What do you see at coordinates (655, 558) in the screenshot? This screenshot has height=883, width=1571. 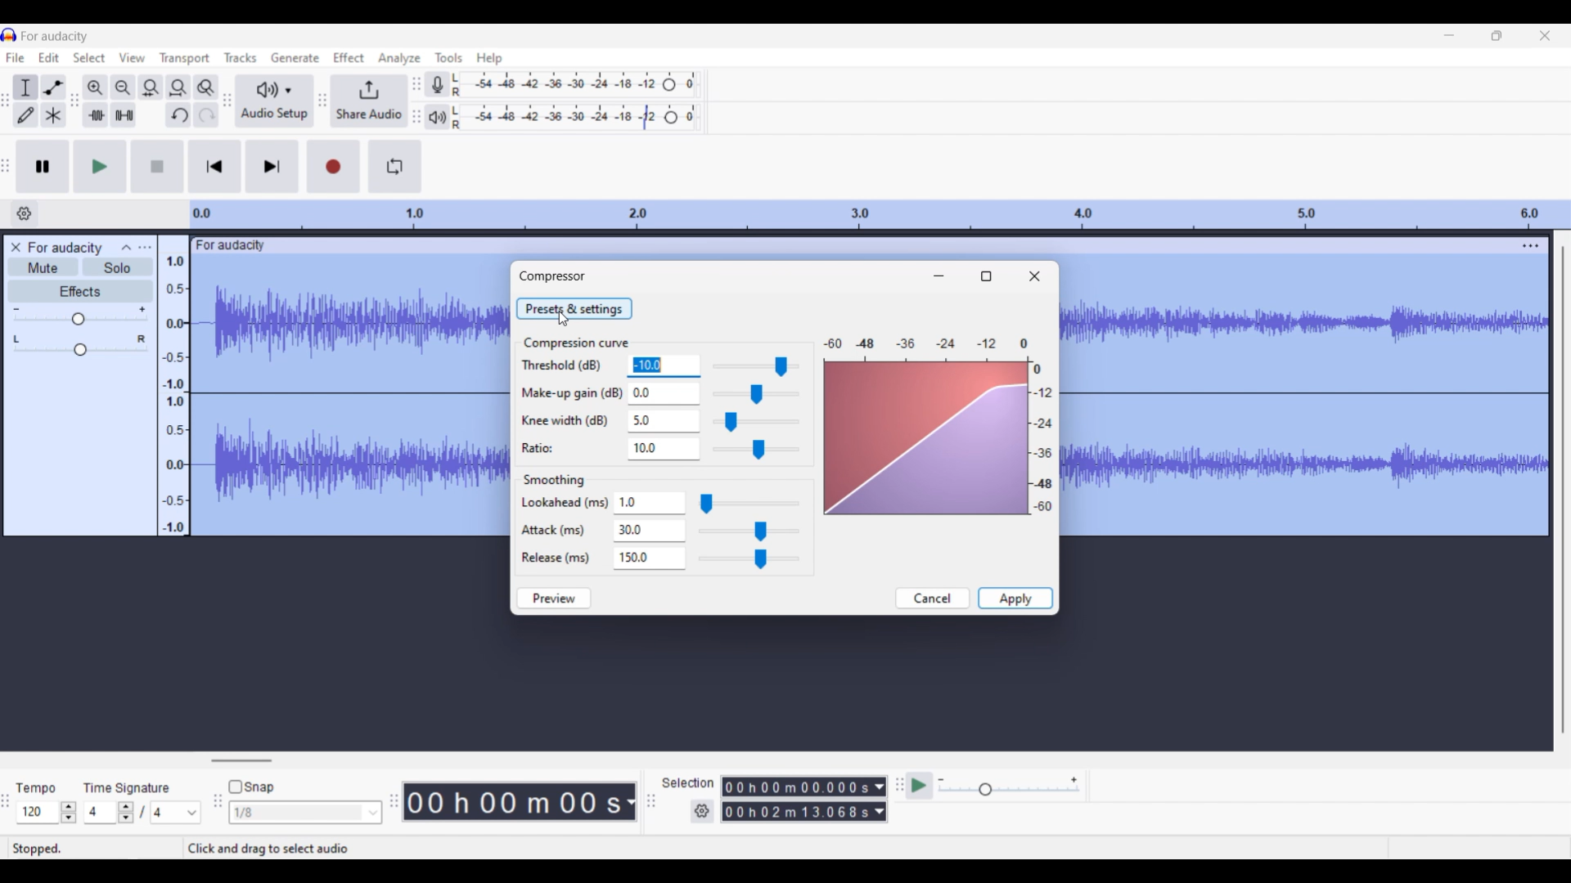 I see `Text box for release ` at bounding box center [655, 558].